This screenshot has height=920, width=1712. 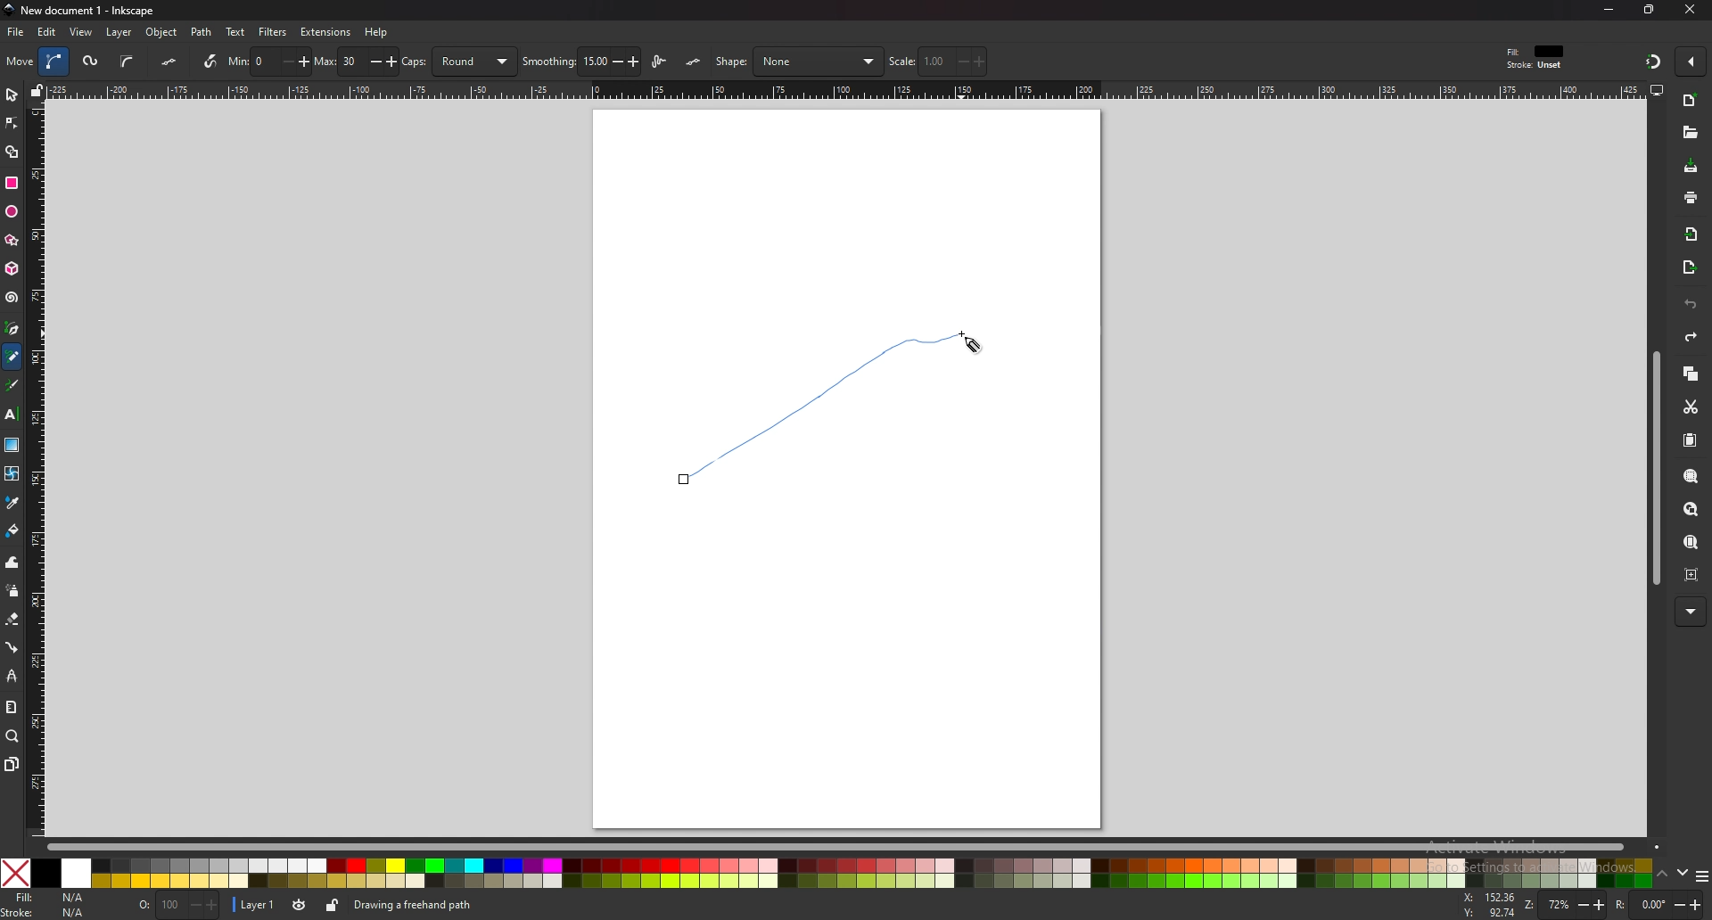 I want to click on layer, so click(x=256, y=904).